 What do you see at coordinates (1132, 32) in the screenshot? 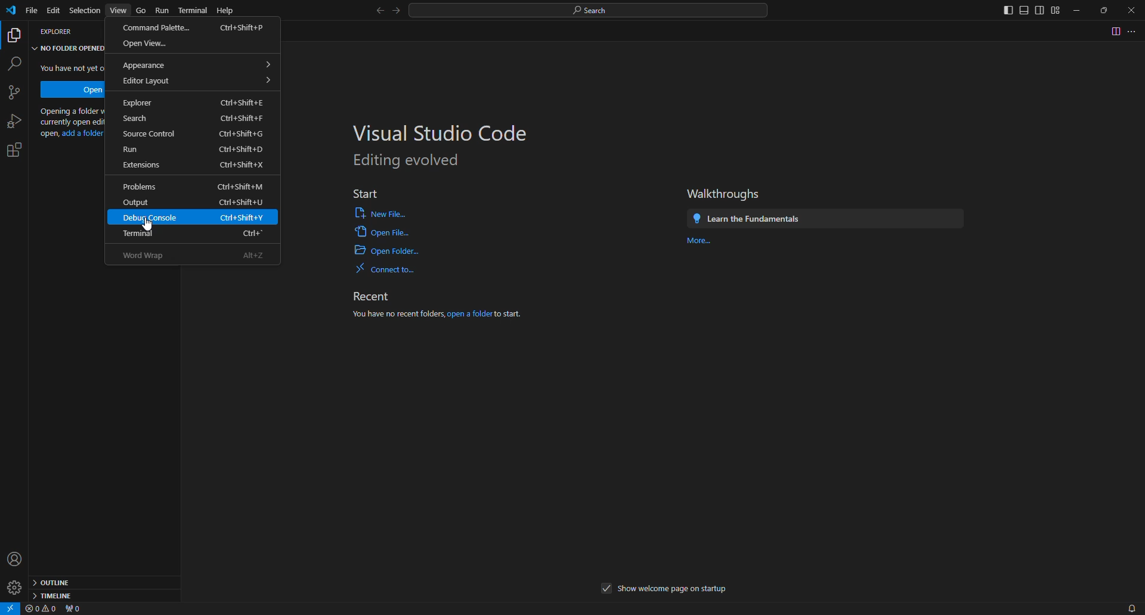
I see `more options` at bounding box center [1132, 32].